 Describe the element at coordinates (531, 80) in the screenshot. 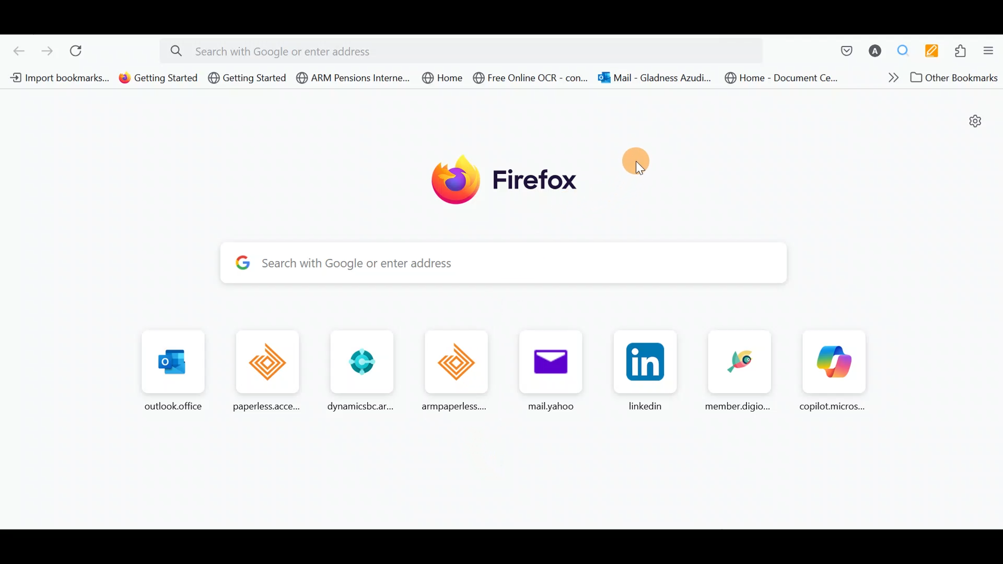

I see `Bookmark 6` at that location.